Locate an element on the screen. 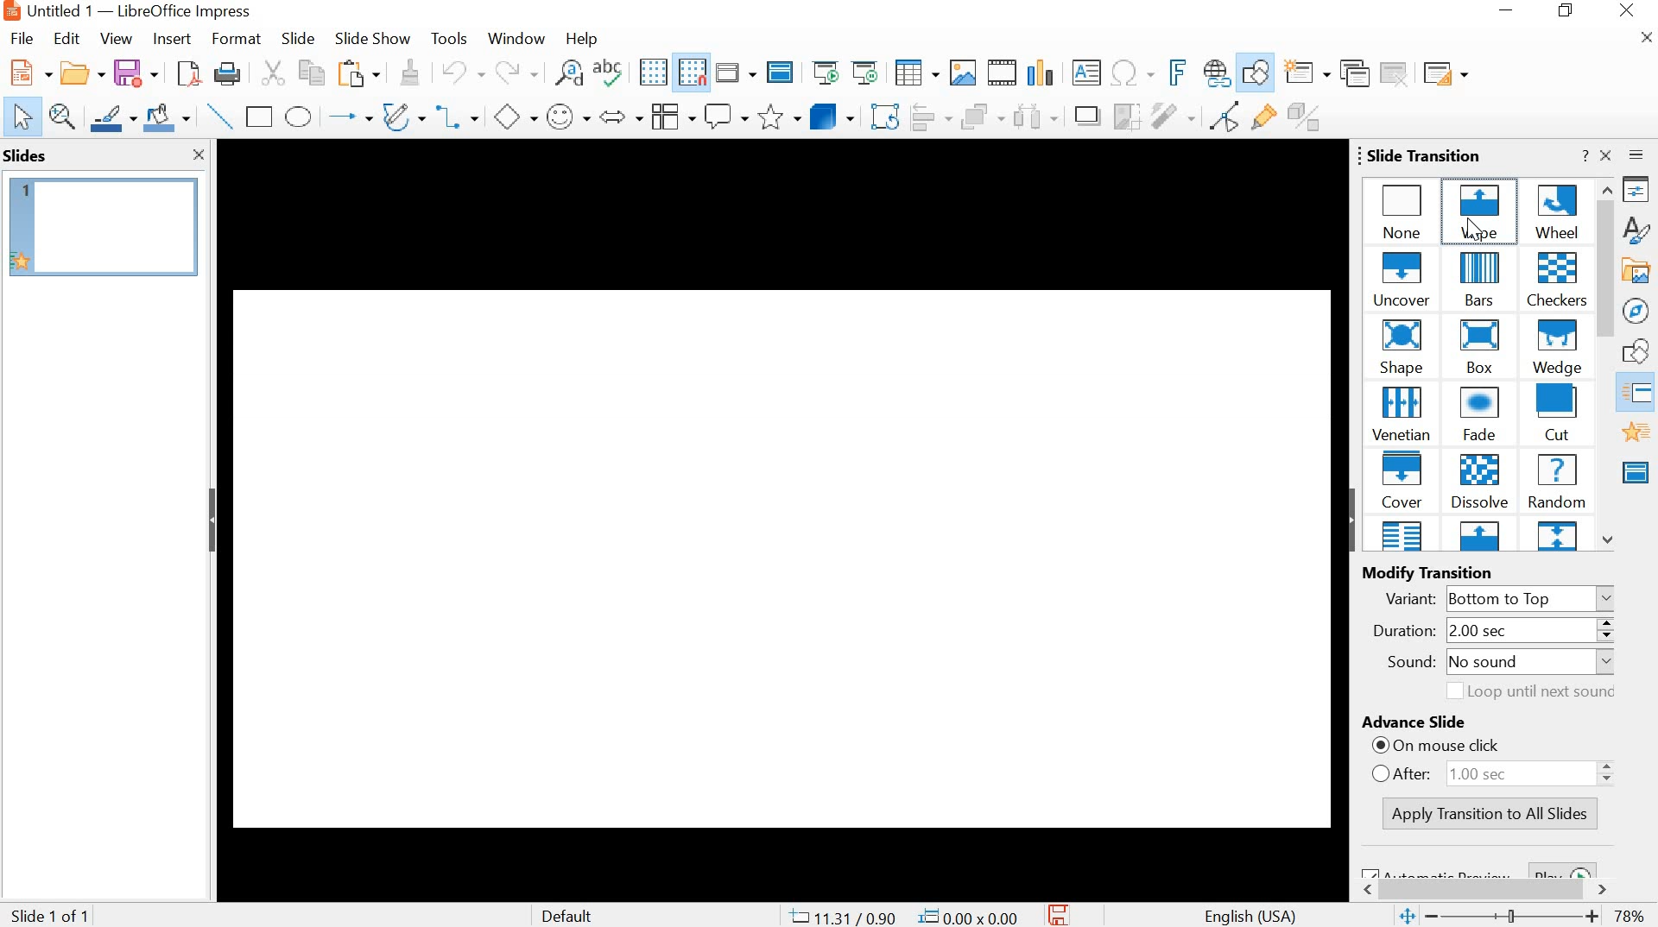 This screenshot has width=1658, height=927. cursor is located at coordinates (1468, 230).